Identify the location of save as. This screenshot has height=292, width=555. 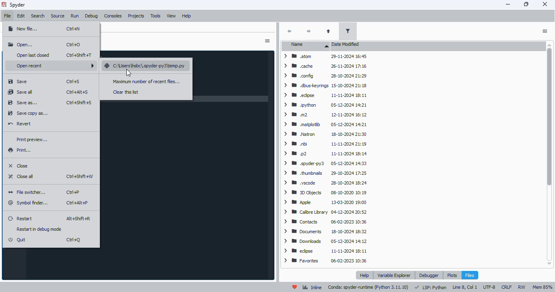
(22, 103).